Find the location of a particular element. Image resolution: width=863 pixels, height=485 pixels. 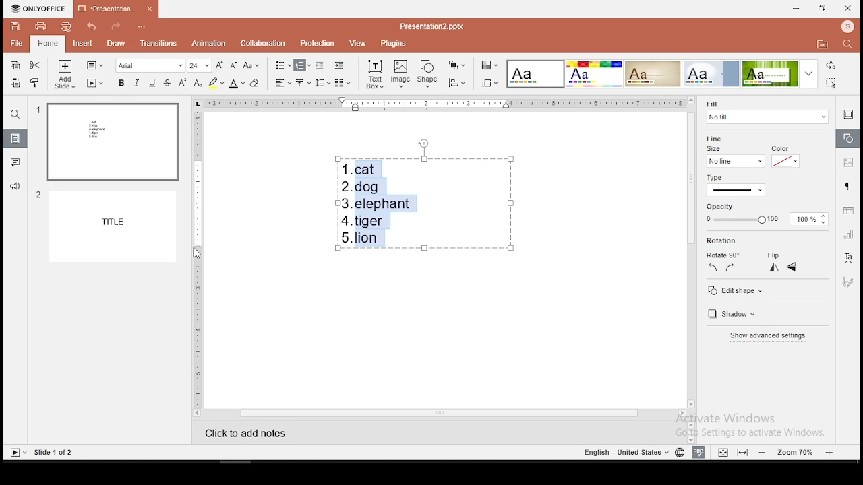

scroll bar is located at coordinates (690, 252).